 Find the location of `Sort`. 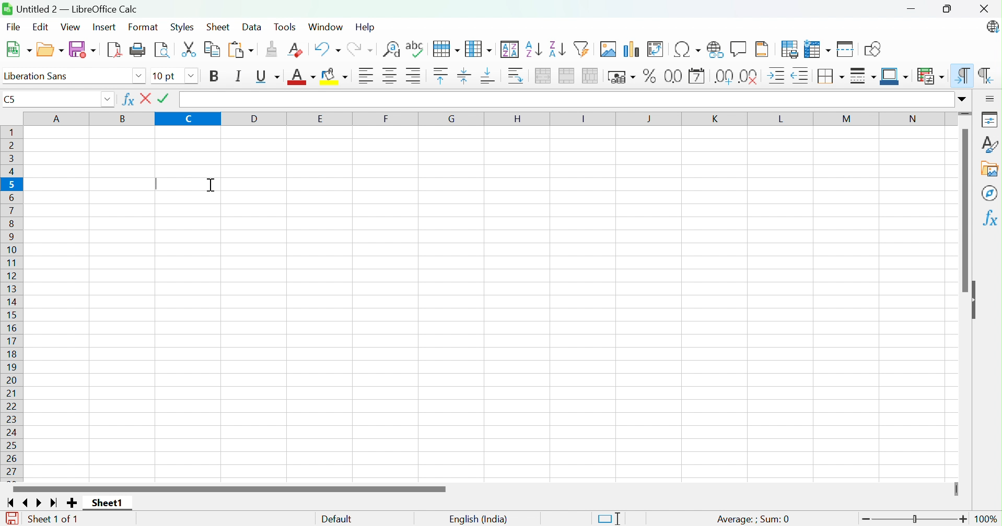

Sort is located at coordinates (510, 50).